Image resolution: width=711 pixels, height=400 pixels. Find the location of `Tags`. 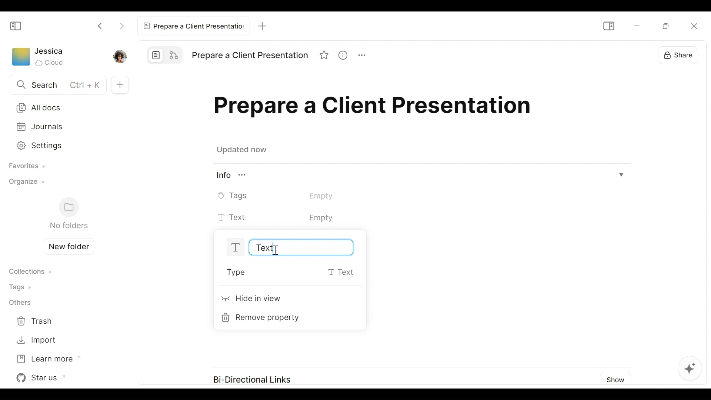

Tags is located at coordinates (286, 196).